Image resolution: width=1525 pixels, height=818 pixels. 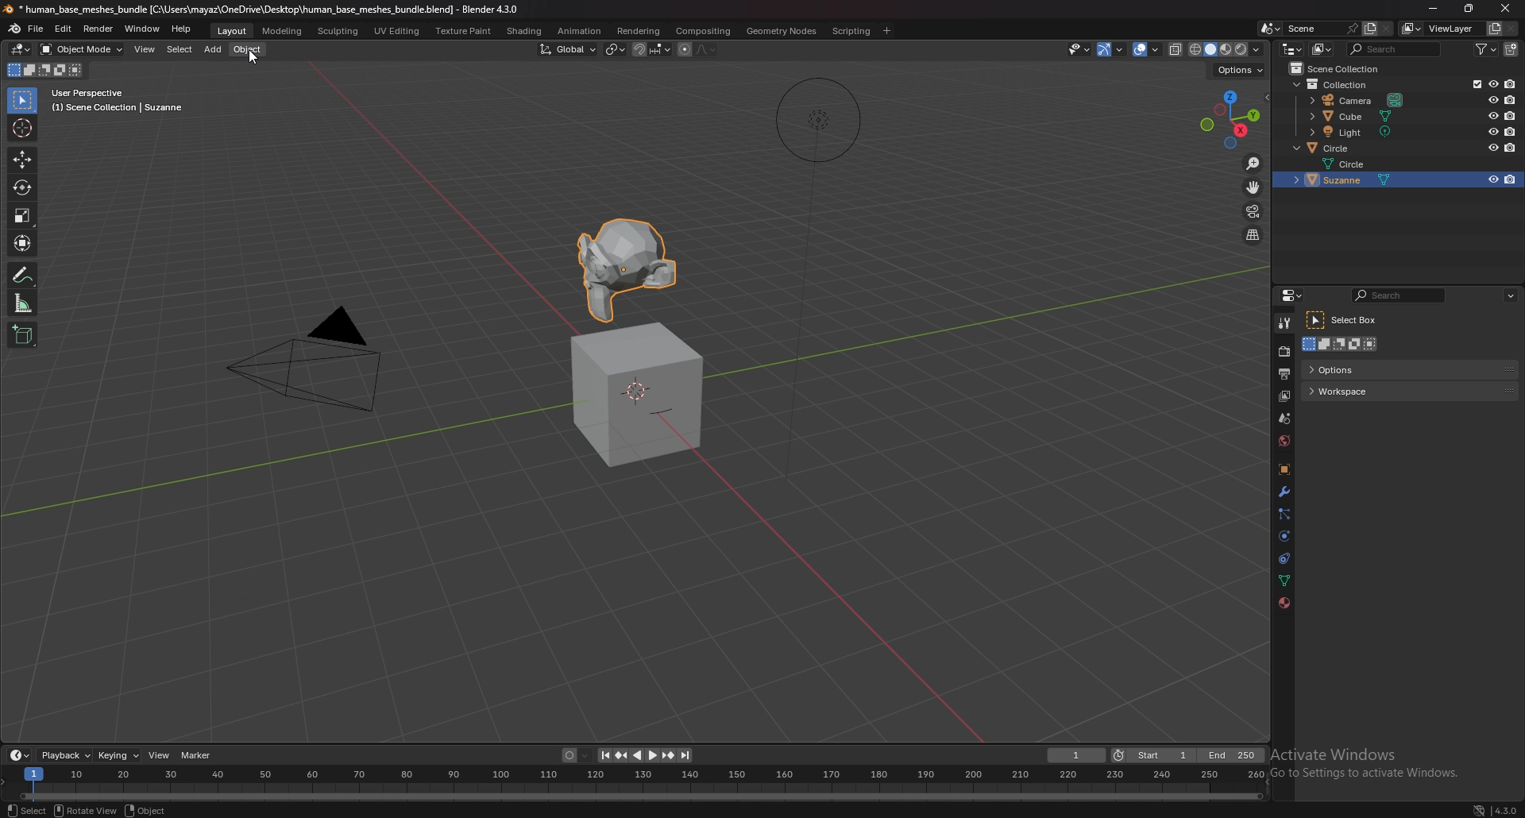 What do you see at coordinates (1253, 187) in the screenshot?
I see `move` at bounding box center [1253, 187].